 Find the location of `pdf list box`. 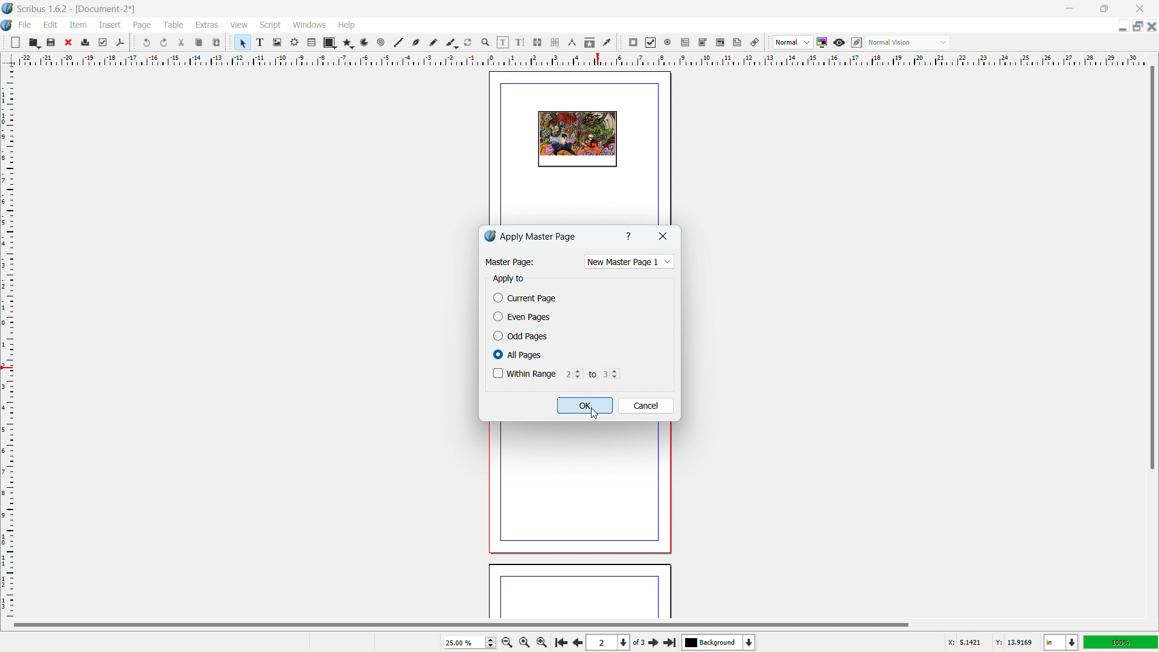

pdf list box is located at coordinates (720, 43).